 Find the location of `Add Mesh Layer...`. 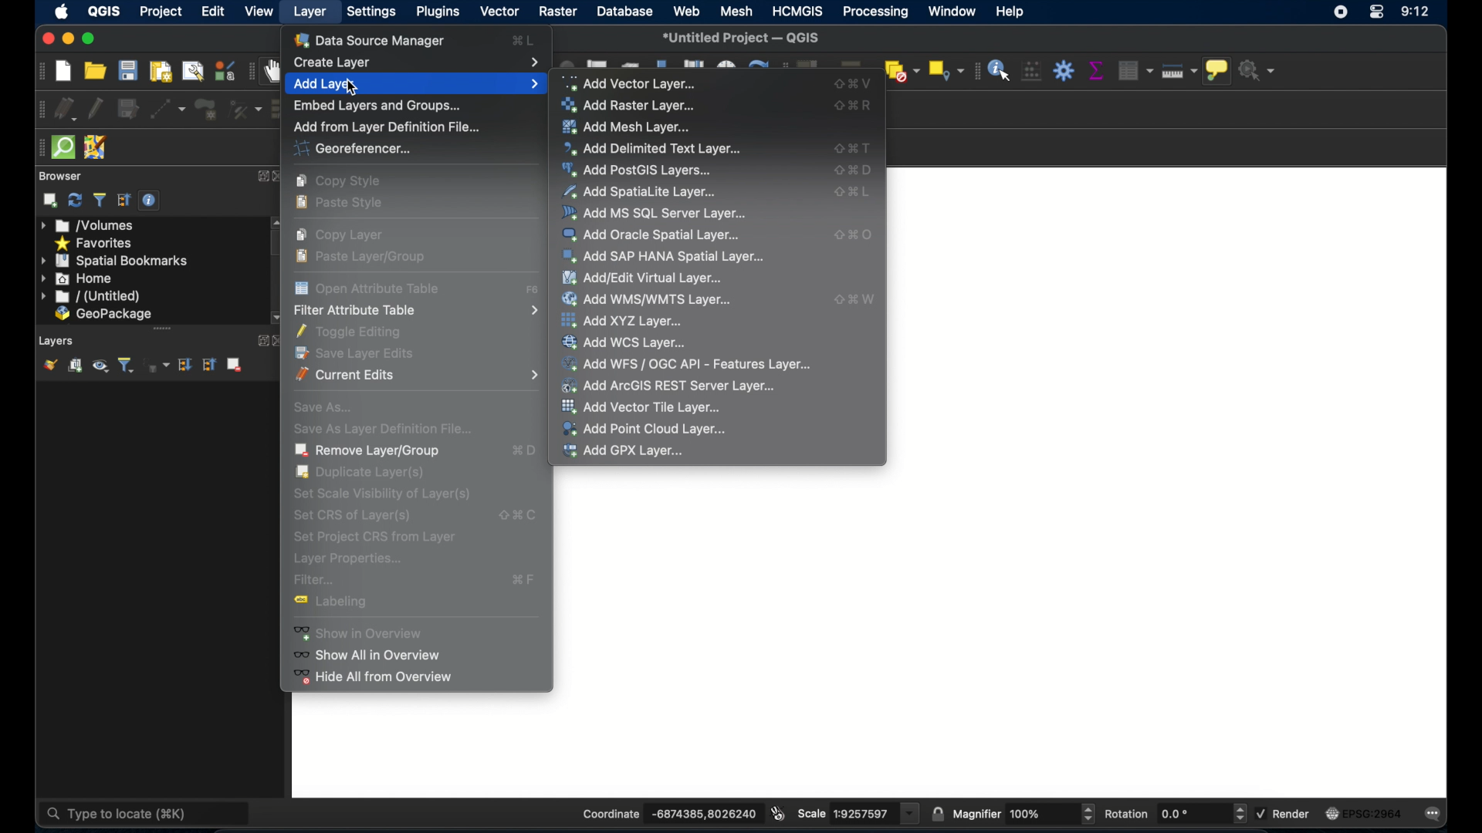

Add Mesh Layer... is located at coordinates (717, 129).